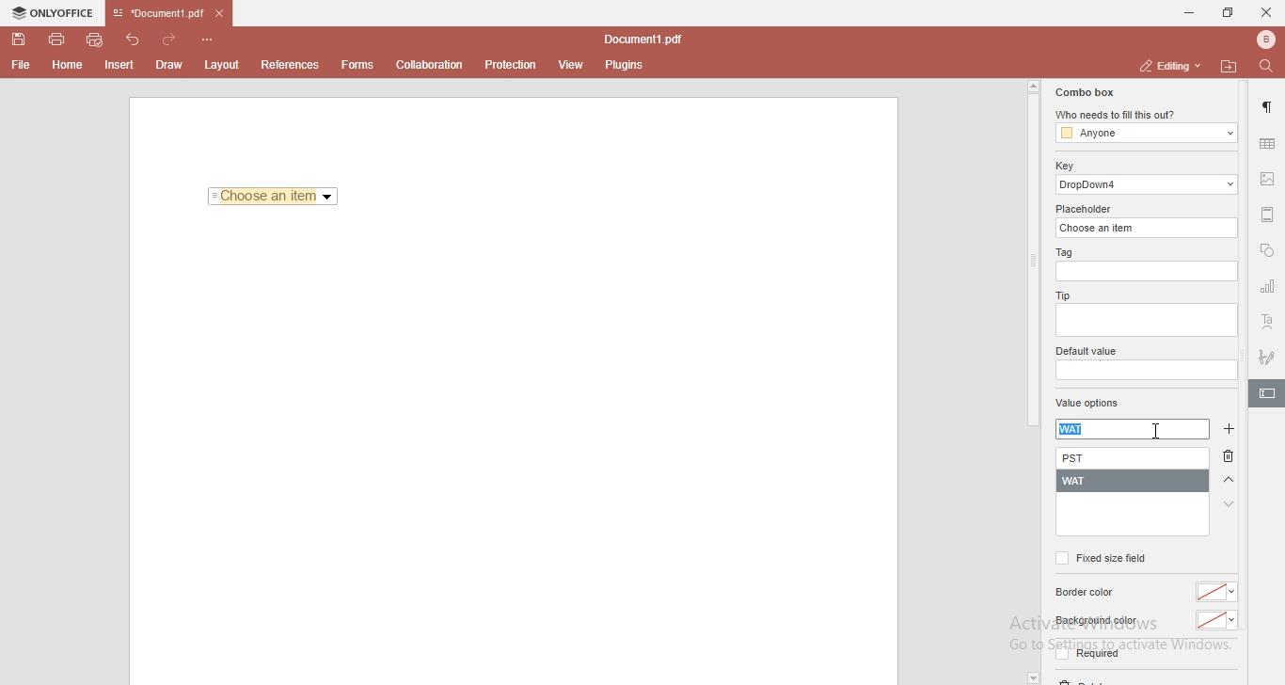 The width and height of the screenshot is (1285, 685). Describe the element at coordinates (357, 65) in the screenshot. I see `forms` at that location.